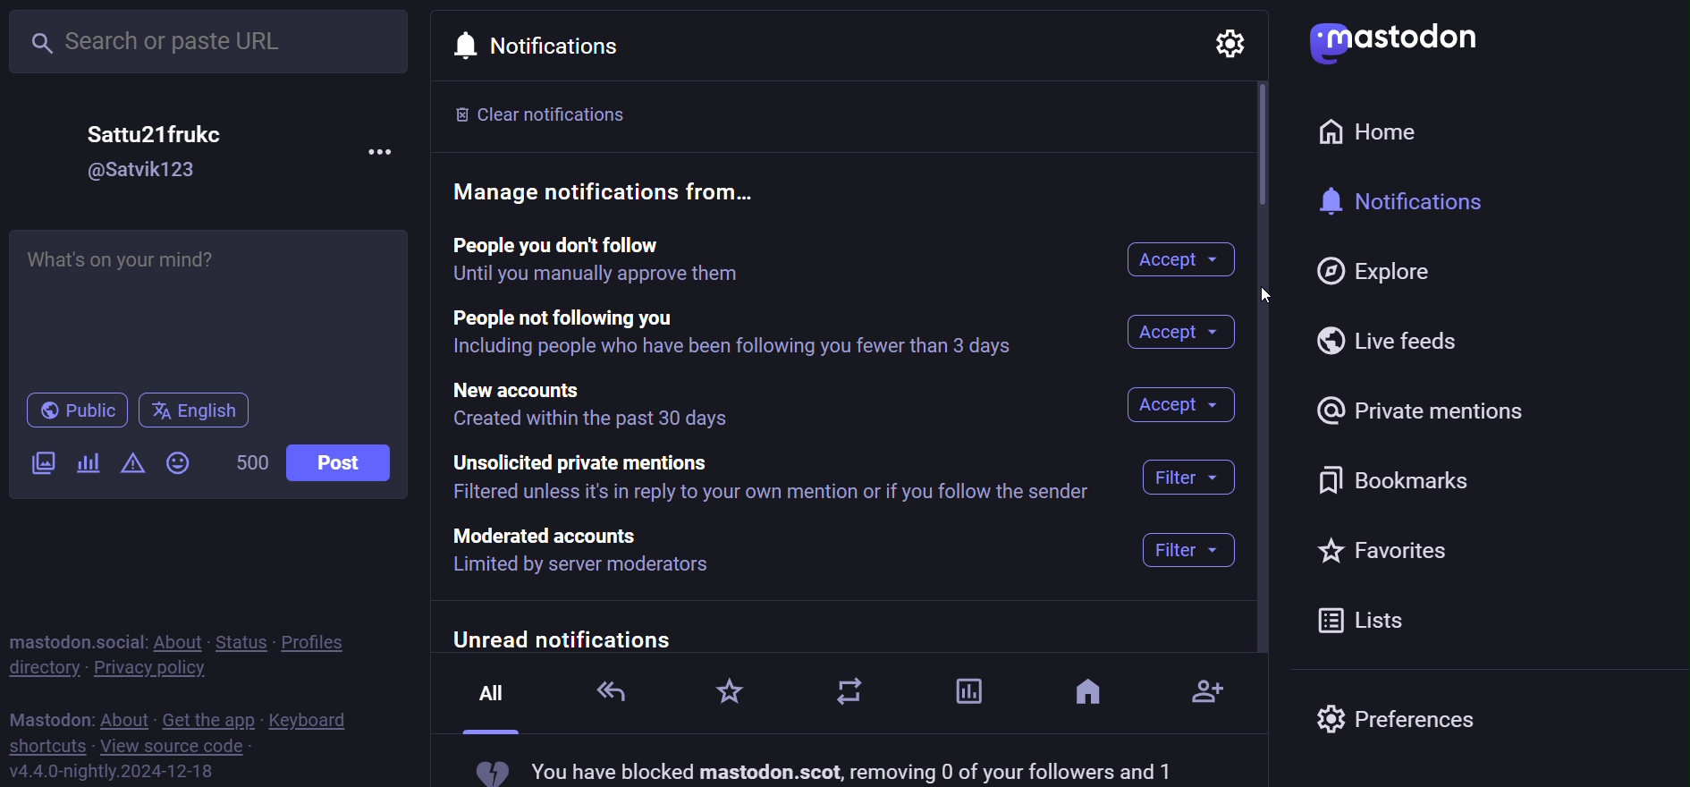 The width and height of the screenshot is (1690, 787). What do you see at coordinates (193, 410) in the screenshot?
I see `english` at bounding box center [193, 410].